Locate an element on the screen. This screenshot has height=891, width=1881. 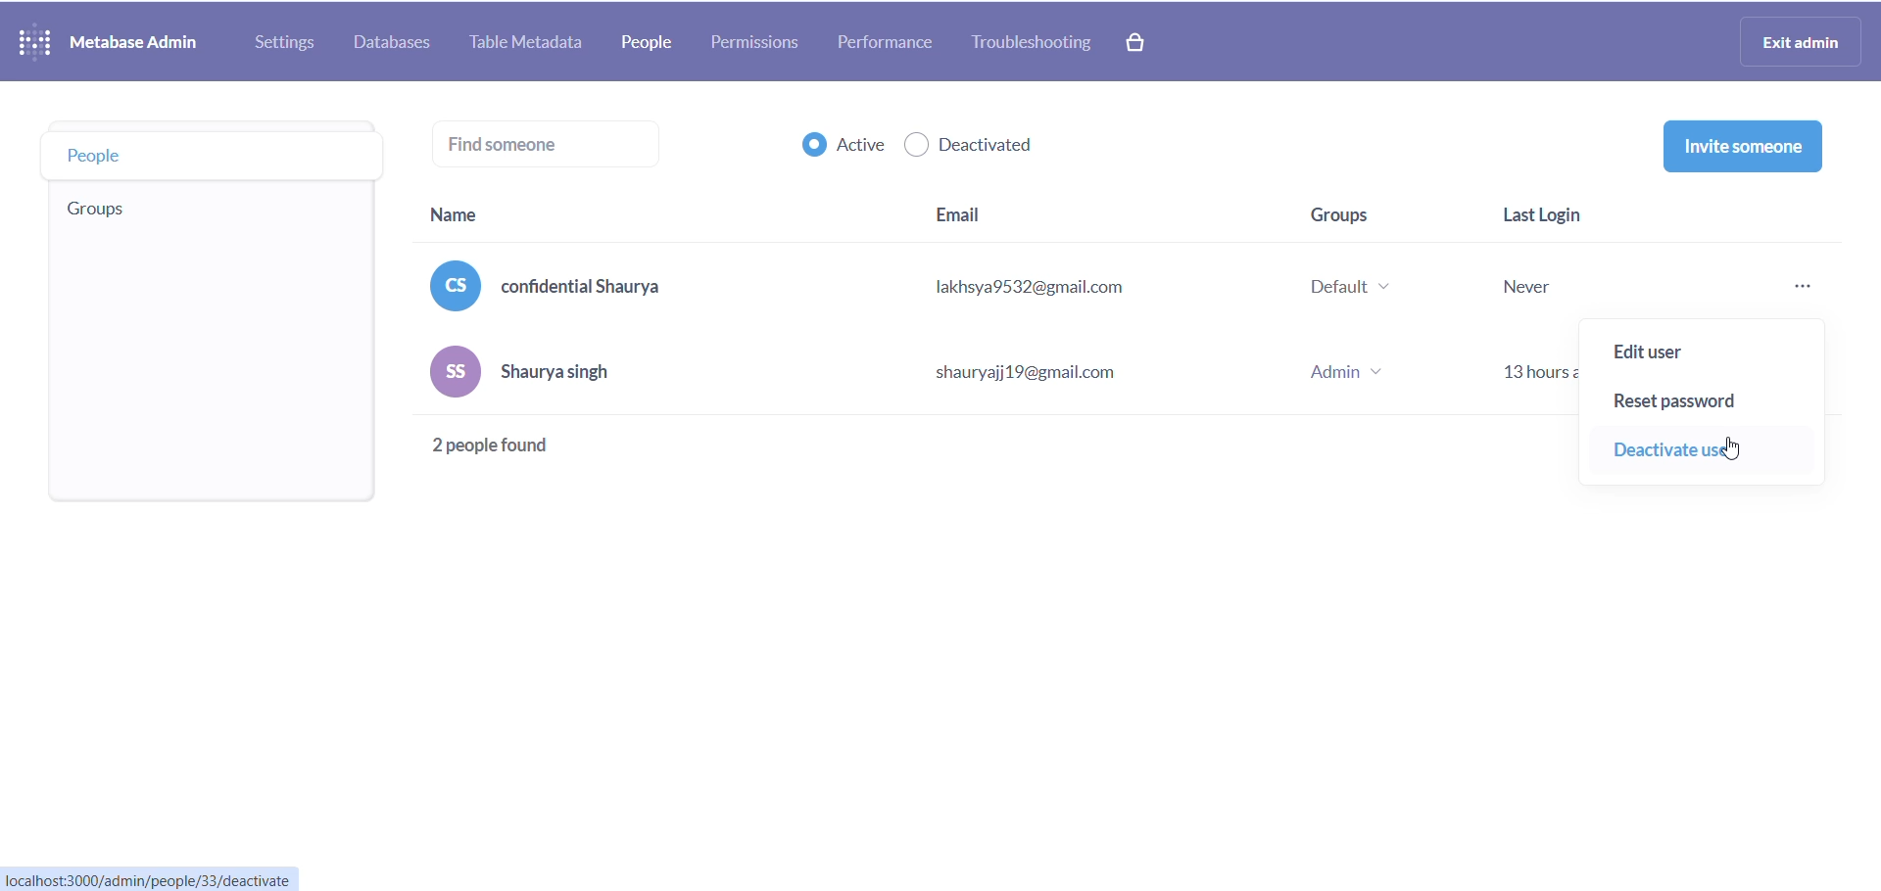
exit admin is located at coordinates (1802, 41).